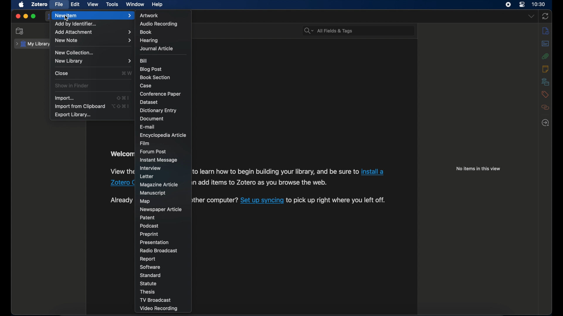 This screenshot has width=563, height=316. Describe the element at coordinates (149, 40) in the screenshot. I see `hearing` at that location.